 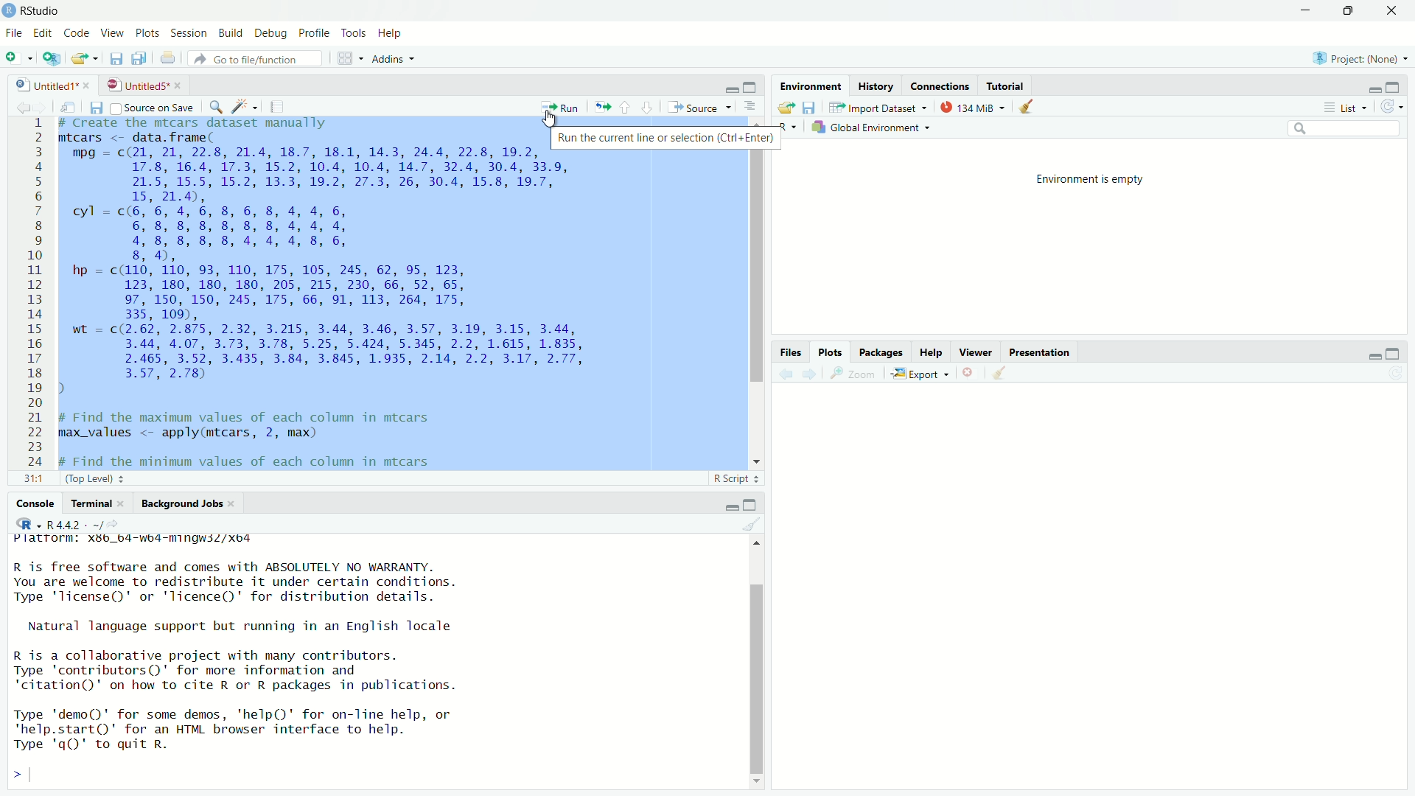 I want to click on maximise, so click(x=1391, y=351).